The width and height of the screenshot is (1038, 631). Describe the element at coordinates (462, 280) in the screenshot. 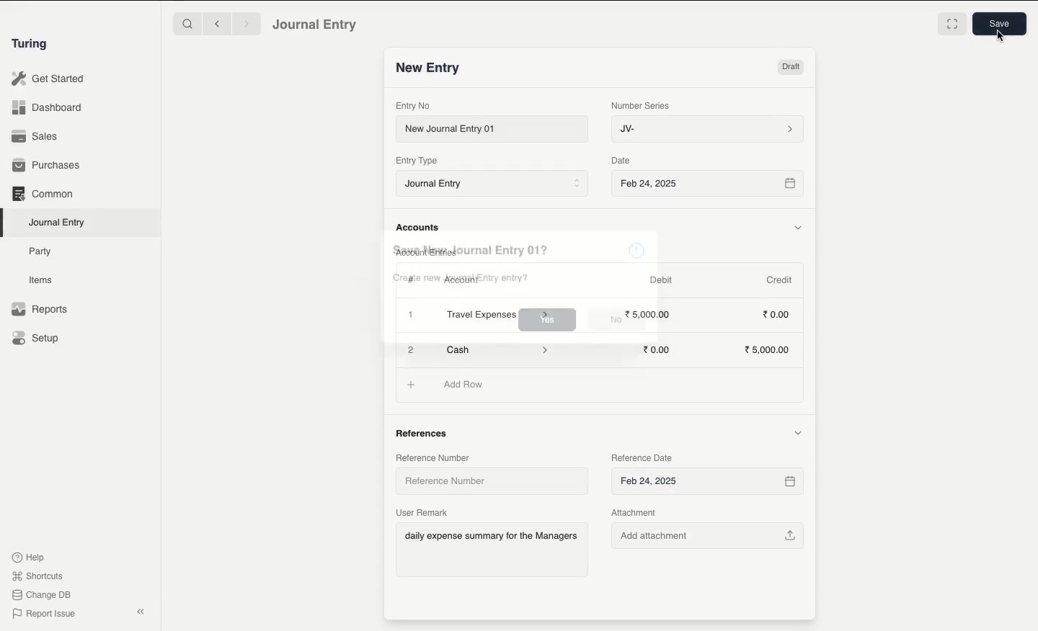

I see `Account` at that location.